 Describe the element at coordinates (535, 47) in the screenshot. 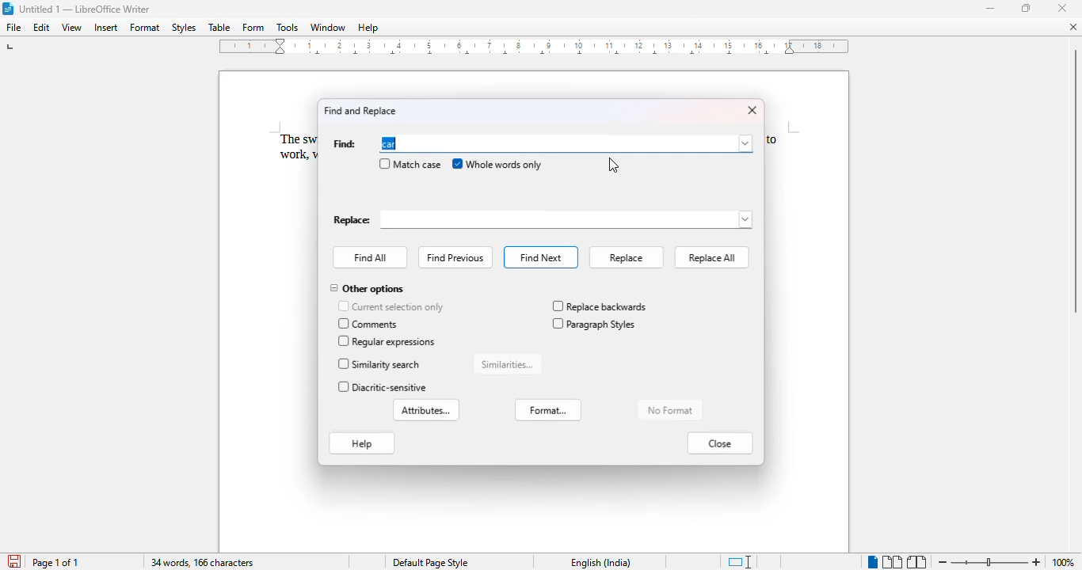

I see `ruler` at that location.